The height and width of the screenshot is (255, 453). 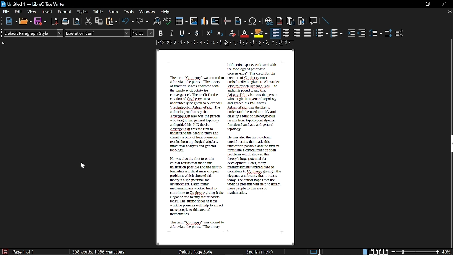 I want to click on File, so click(x=6, y=12).